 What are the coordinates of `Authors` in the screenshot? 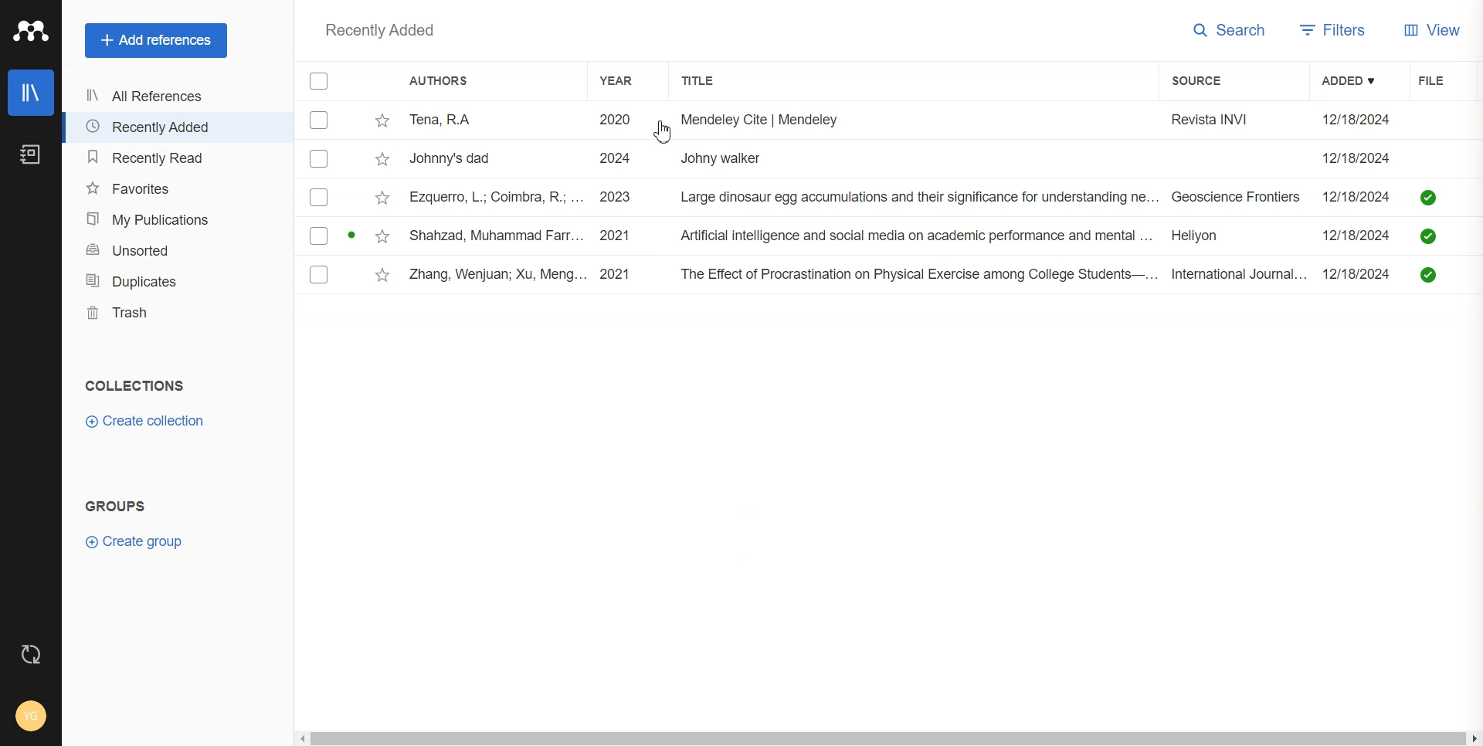 It's located at (437, 80).